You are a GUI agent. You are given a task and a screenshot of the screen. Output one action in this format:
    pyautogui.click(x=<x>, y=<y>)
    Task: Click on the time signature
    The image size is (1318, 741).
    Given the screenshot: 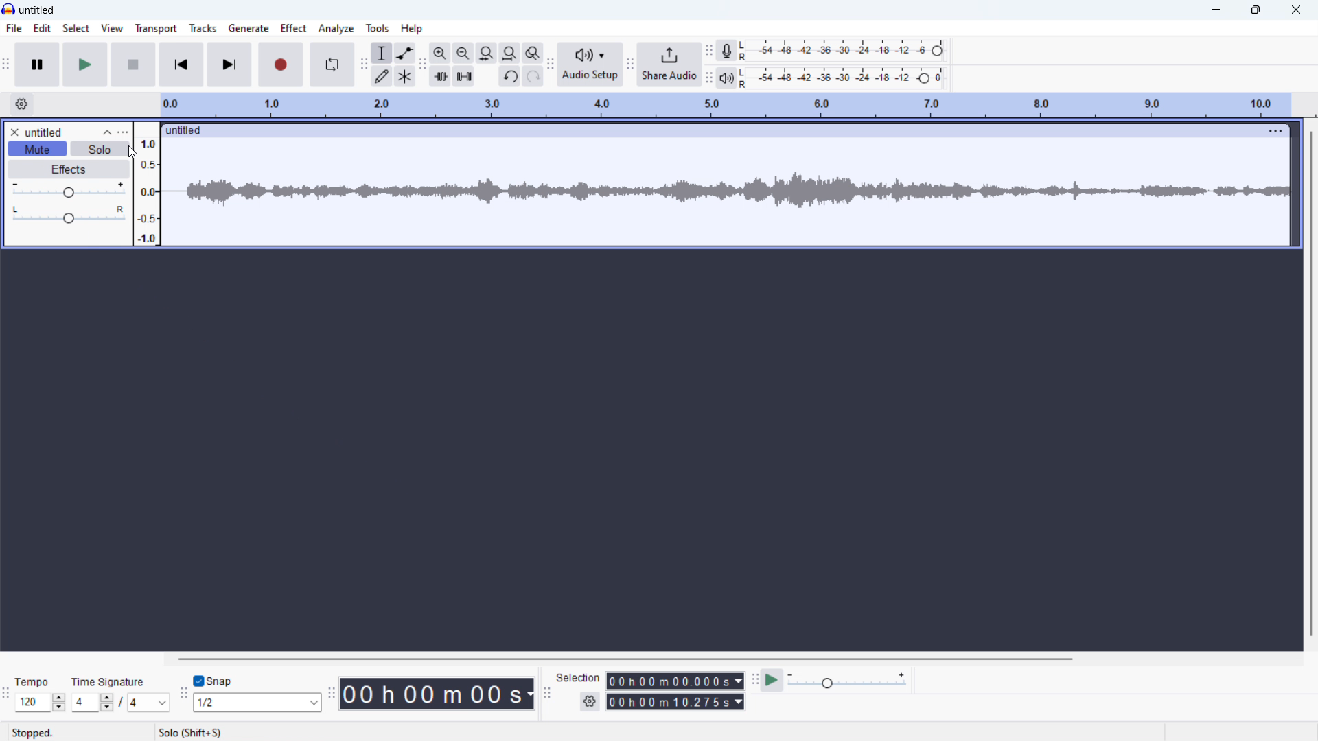 What is the action you would take?
    pyautogui.click(x=107, y=682)
    